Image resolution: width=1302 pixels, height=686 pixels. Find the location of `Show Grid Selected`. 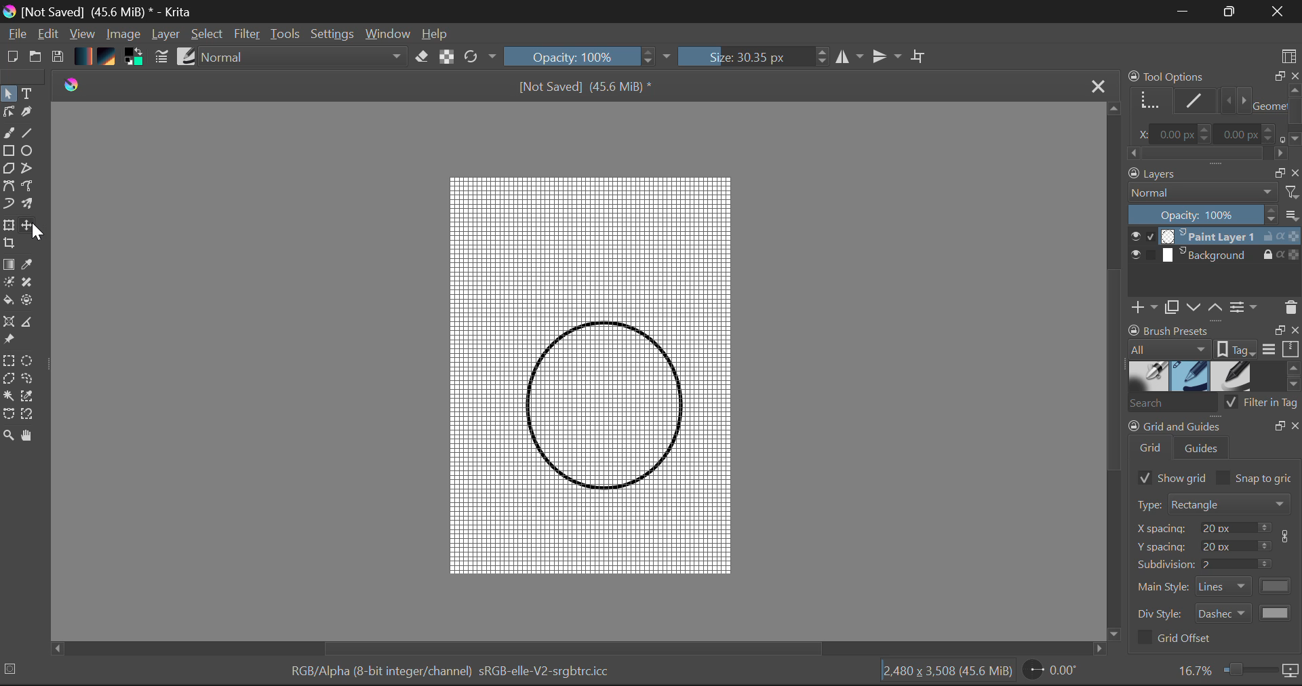

Show Grid Selected is located at coordinates (1168, 477).